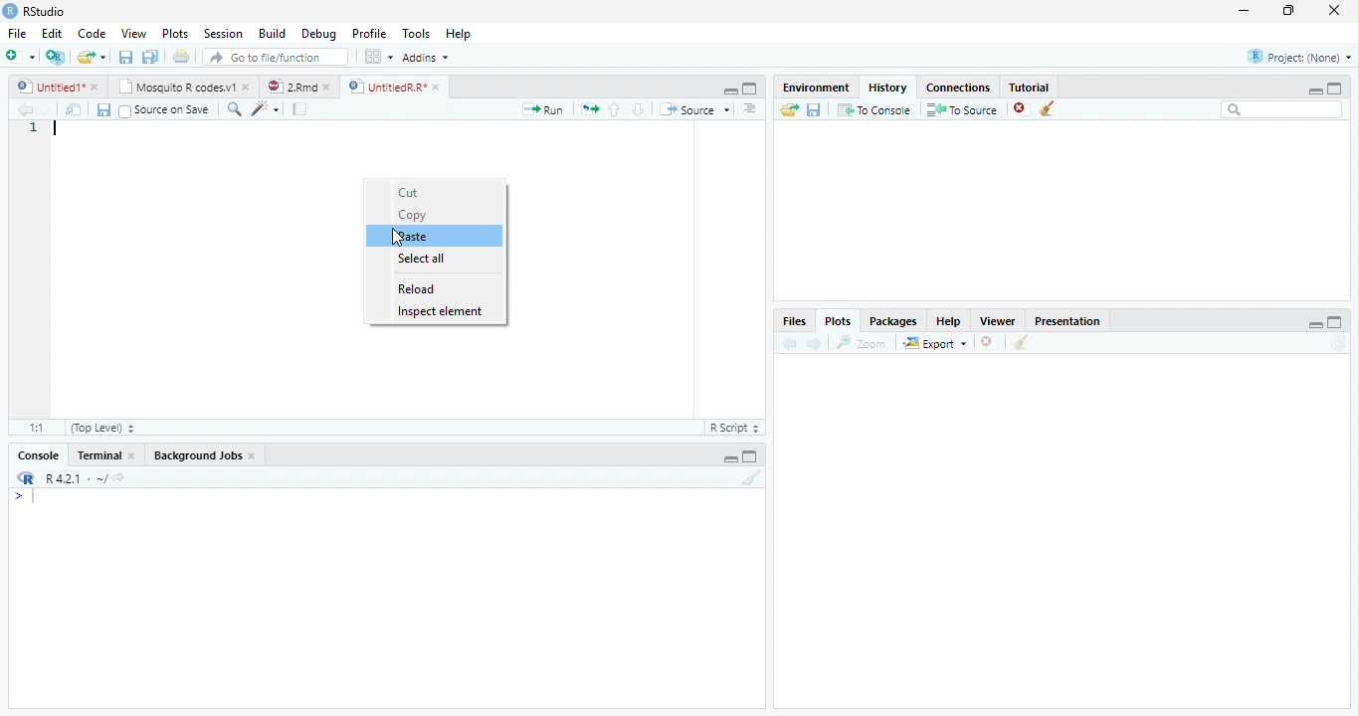 Image resolution: width=1359 pixels, height=716 pixels. I want to click on next, so click(52, 111).